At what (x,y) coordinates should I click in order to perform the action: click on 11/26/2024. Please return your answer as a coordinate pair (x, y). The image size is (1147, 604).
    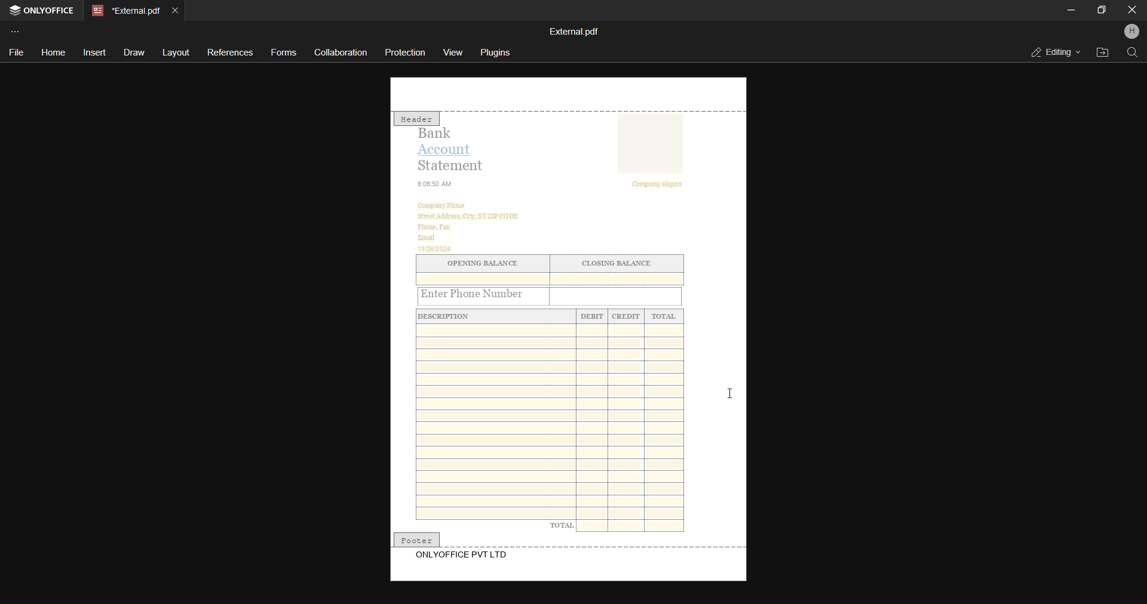
    Looking at the image, I should click on (436, 249).